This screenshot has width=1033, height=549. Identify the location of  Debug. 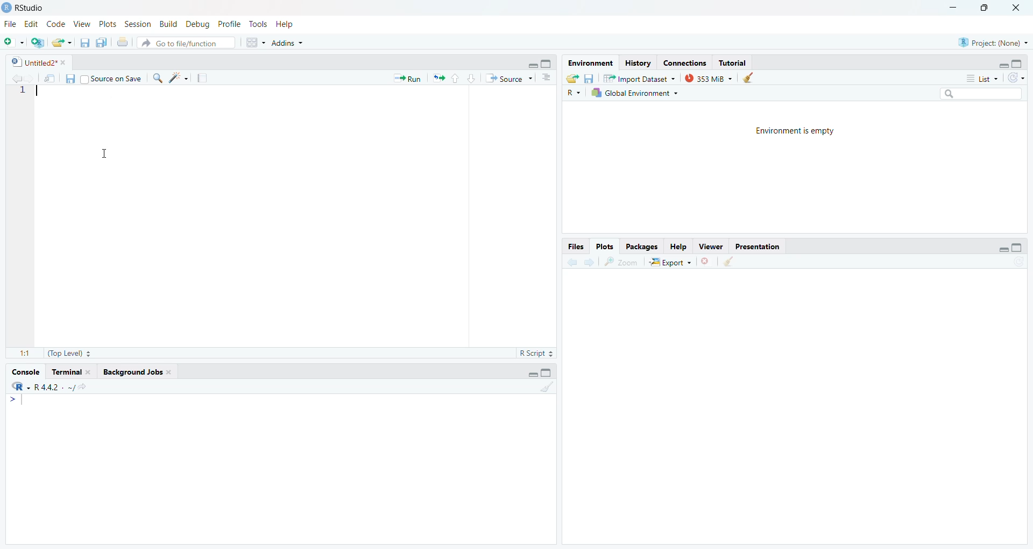
(196, 25).